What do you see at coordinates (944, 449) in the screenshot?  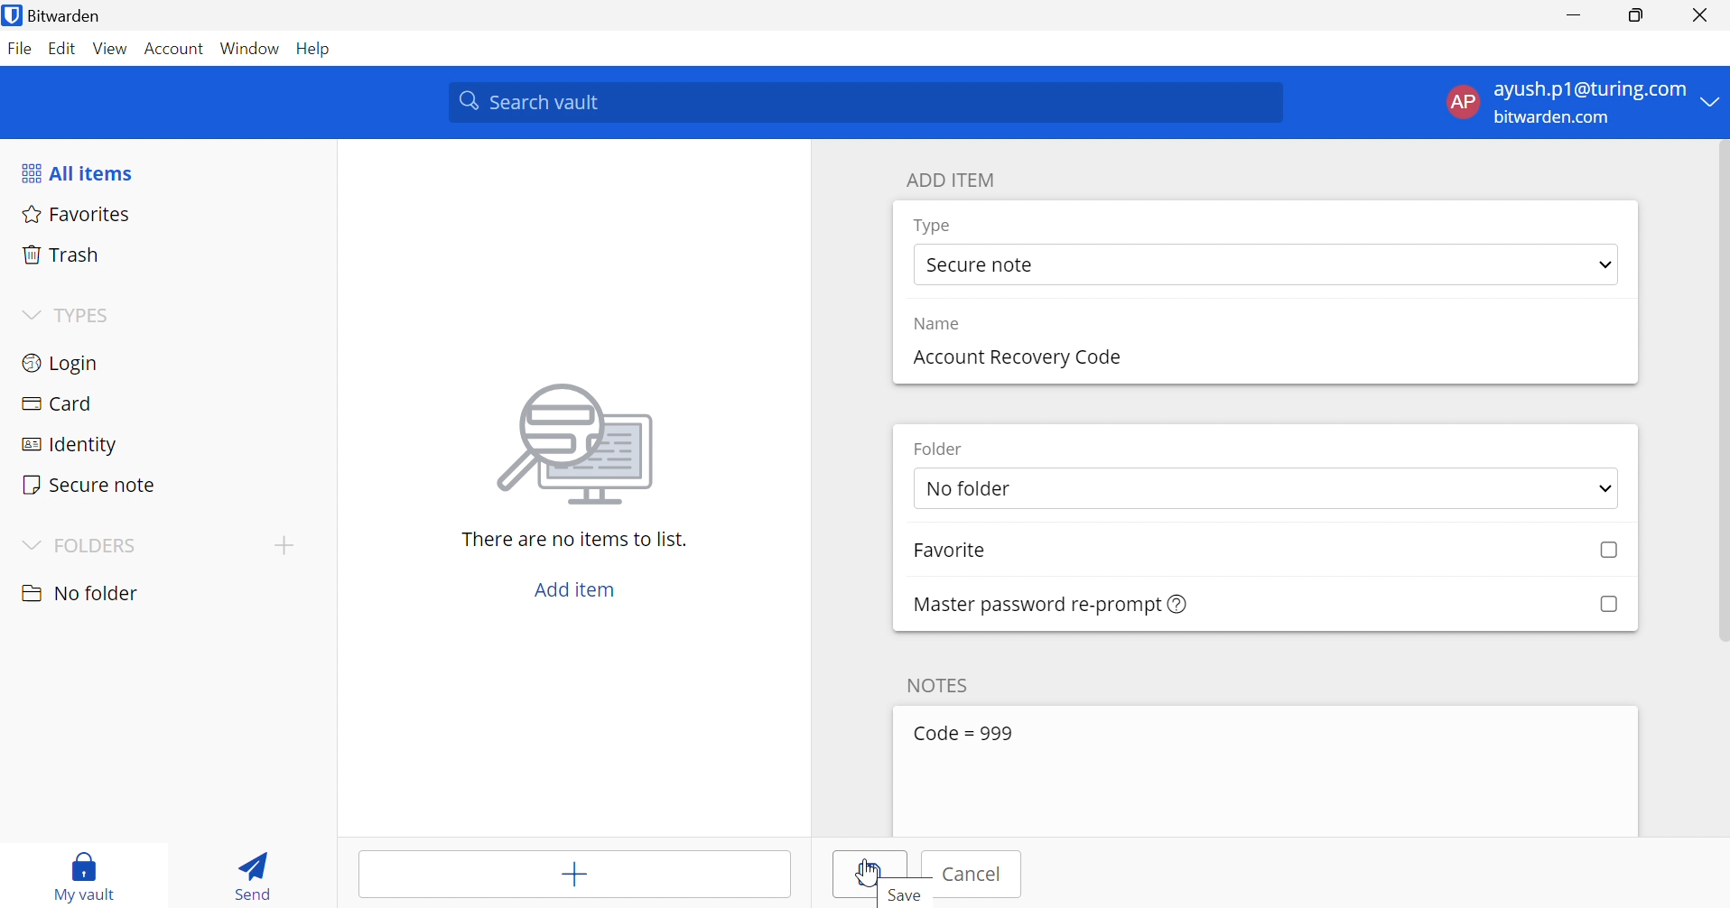 I see `Folder` at bounding box center [944, 449].